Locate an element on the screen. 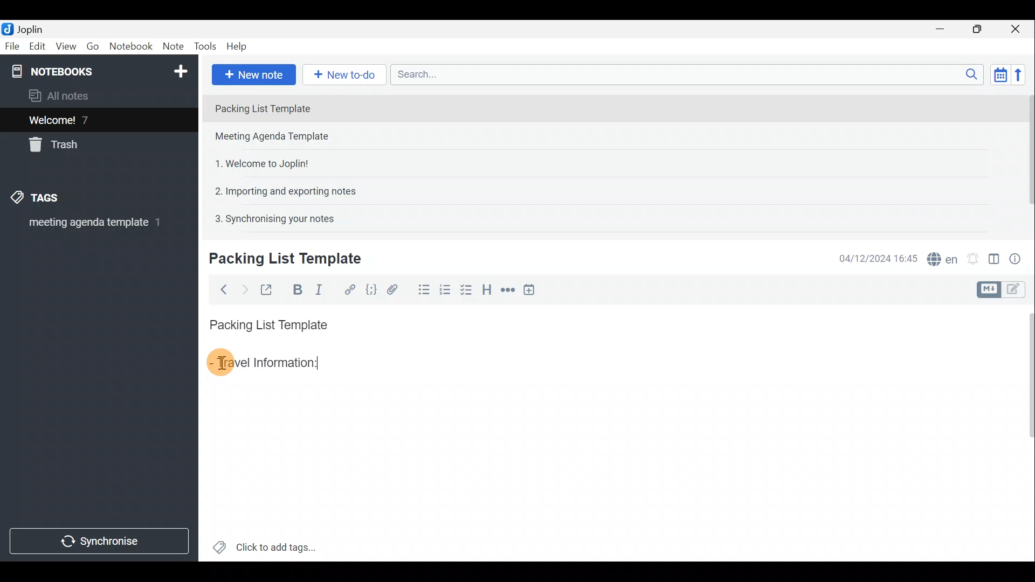 The height and width of the screenshot is (582, 1035). Attach file is located at coordinates (392, 289).